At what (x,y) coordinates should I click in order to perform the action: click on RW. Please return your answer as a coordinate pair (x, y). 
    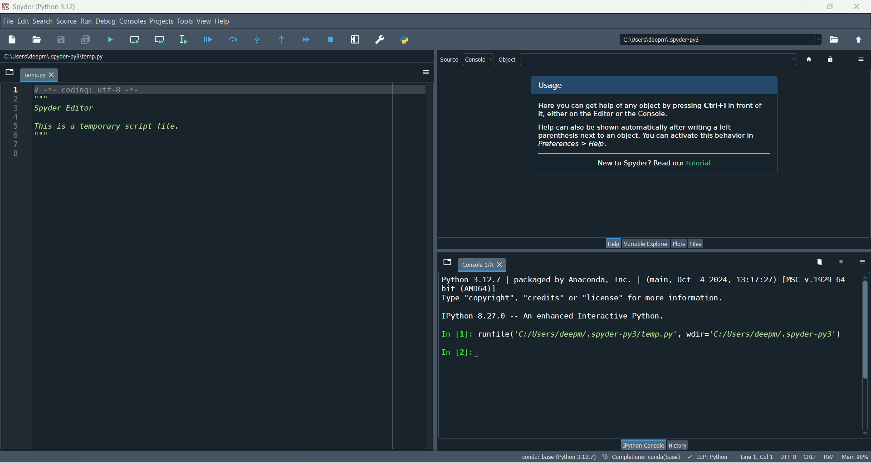
    Looking at the image, I should click on (829, 457).